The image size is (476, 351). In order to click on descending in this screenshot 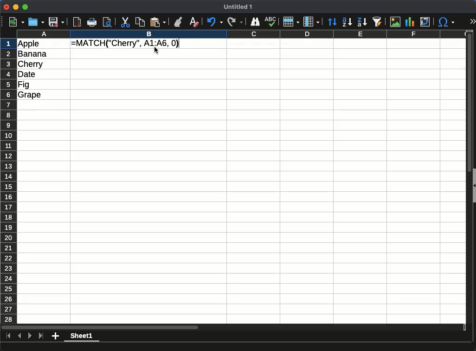, I will do `click(362, 22)`.